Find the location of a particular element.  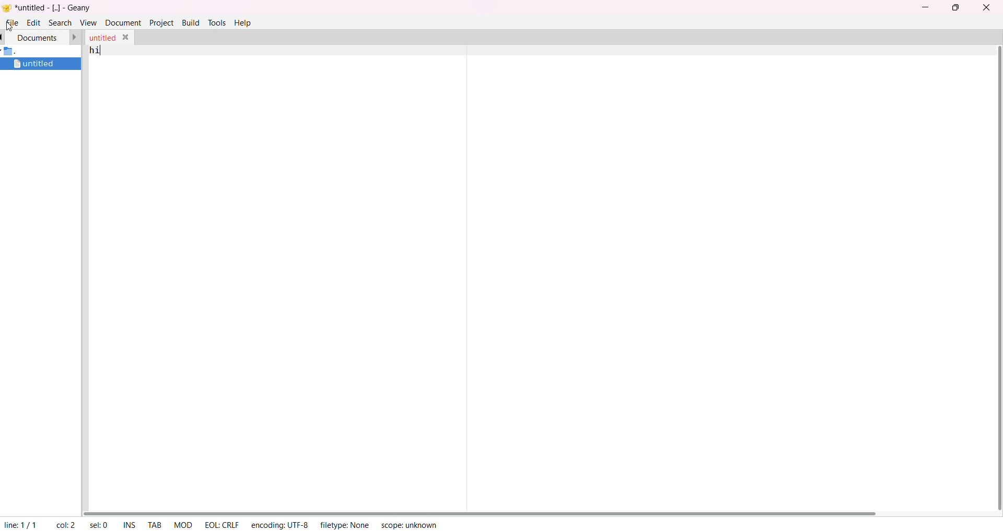

untitled file is located at coordinates (36, 64).